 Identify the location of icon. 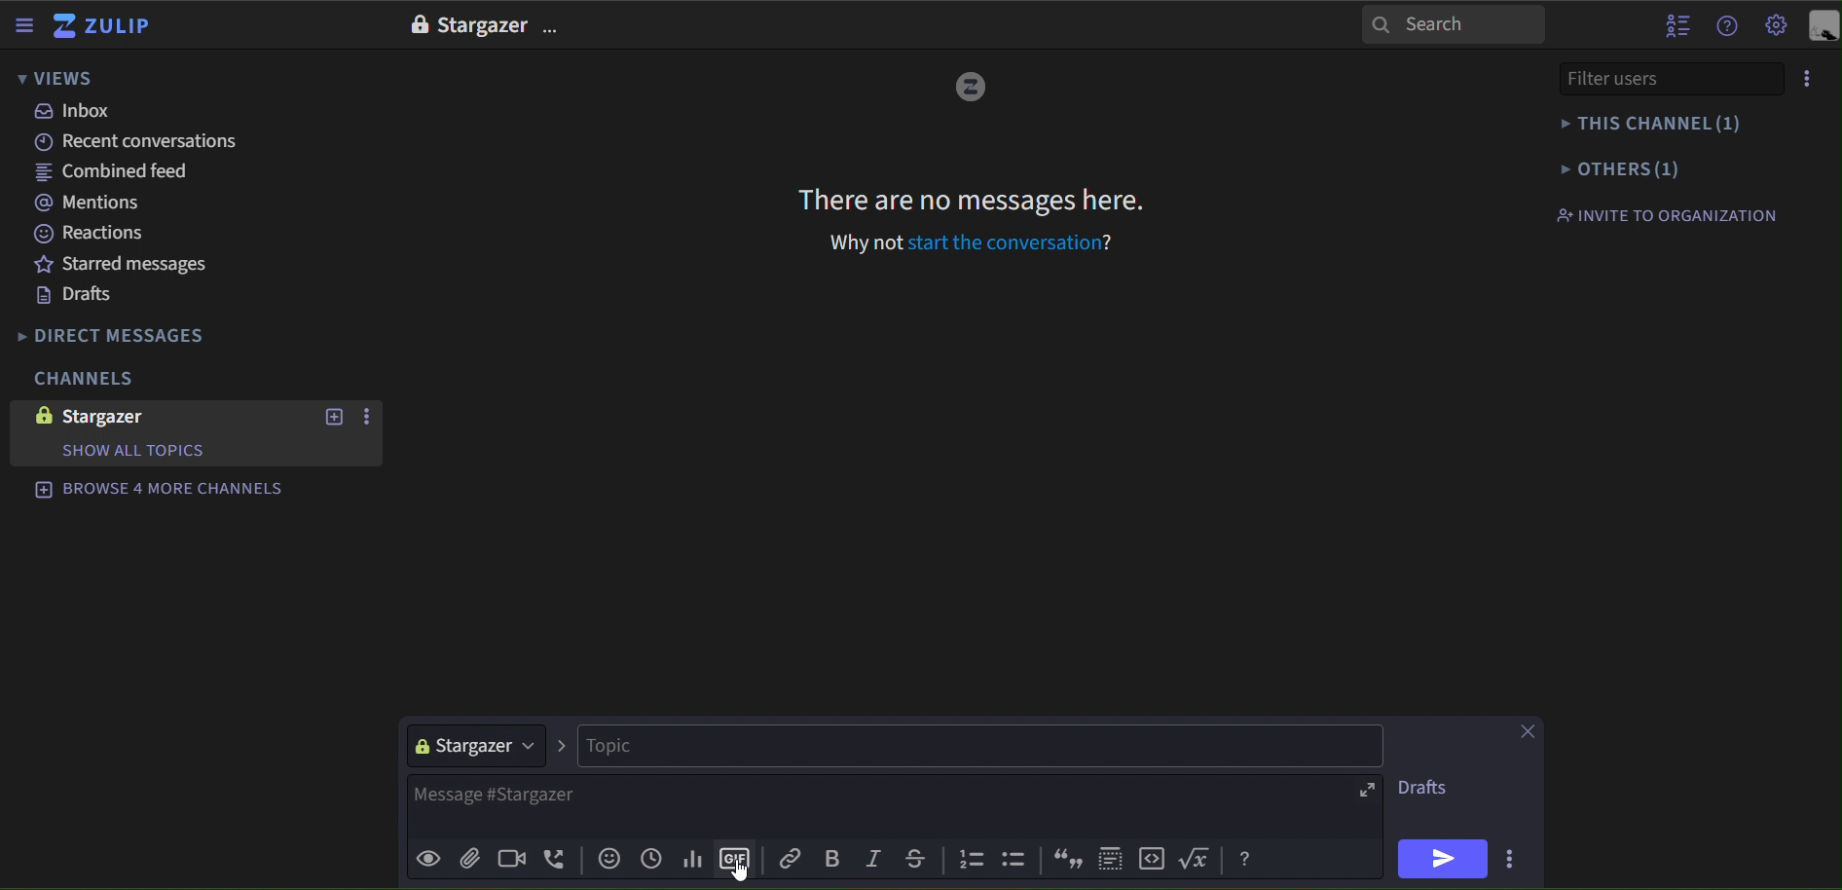
(1017, 862).